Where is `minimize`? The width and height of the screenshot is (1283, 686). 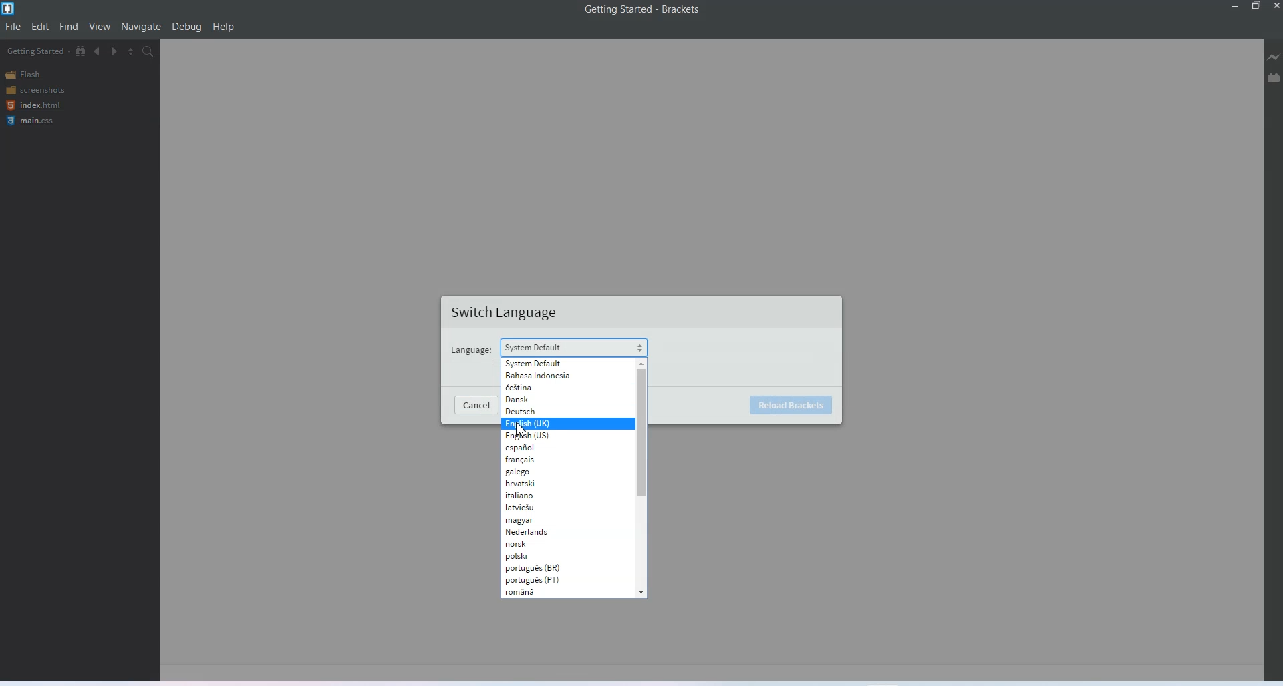 minimize is located at coordinates (1234, 7).